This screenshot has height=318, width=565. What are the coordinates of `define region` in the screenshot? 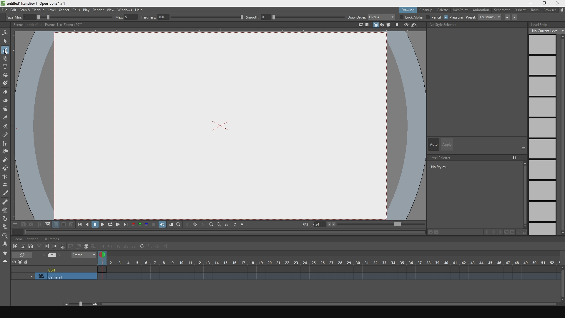 It's located at (418, 25).